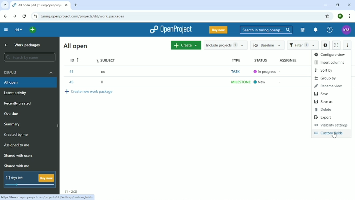 Image resolution: width=355 pixels, height=200 pixels. I want to click on Account, so click(346, 29).